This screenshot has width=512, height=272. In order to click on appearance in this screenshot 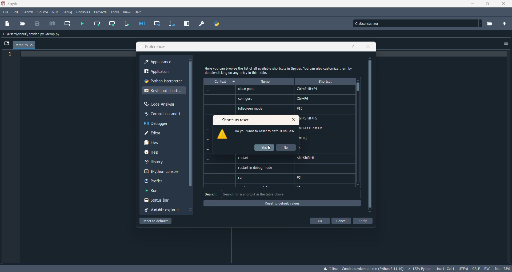, I will do `click(164, 62)`.